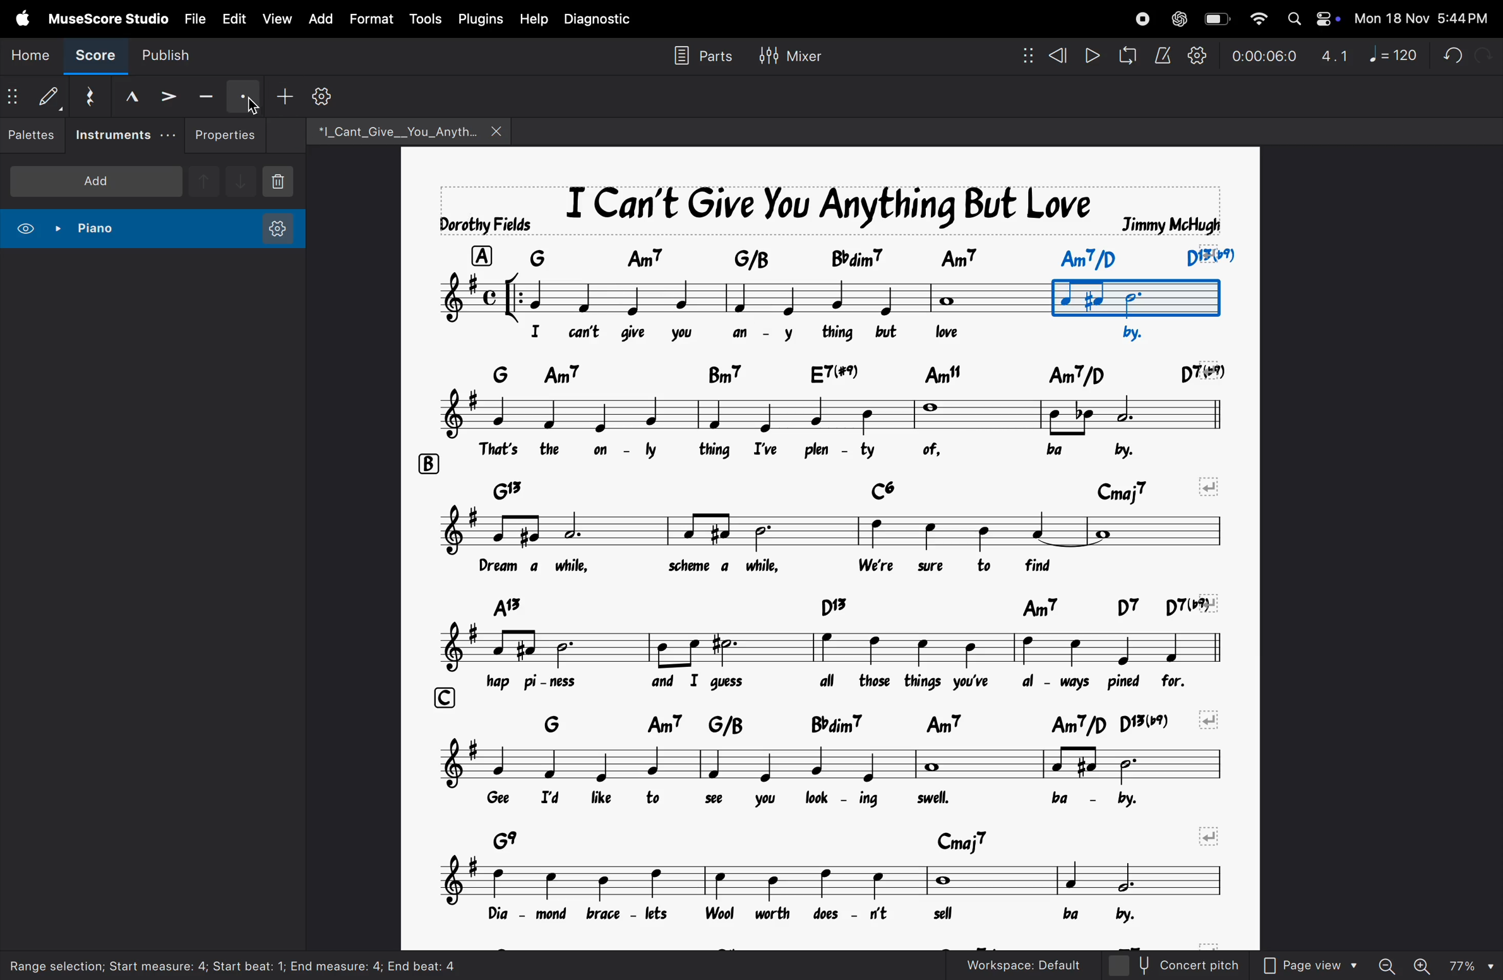 This screenshot has width=1503, height=980. Describe the element at coordinates (328, 94) in the screenshot. I see ` customize toolbar` at that location.